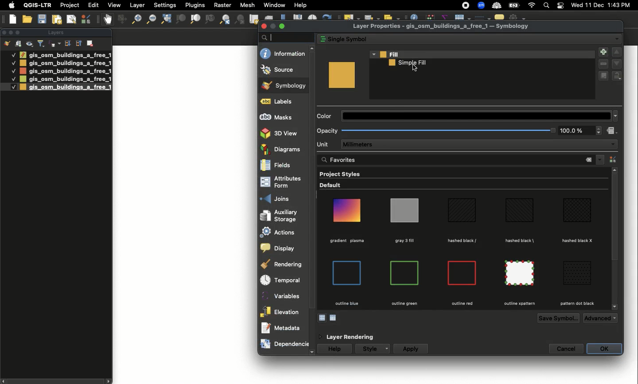 Image resolution: width=638 pixels, height=384 pixels. I want to click on , so click(518, 273).